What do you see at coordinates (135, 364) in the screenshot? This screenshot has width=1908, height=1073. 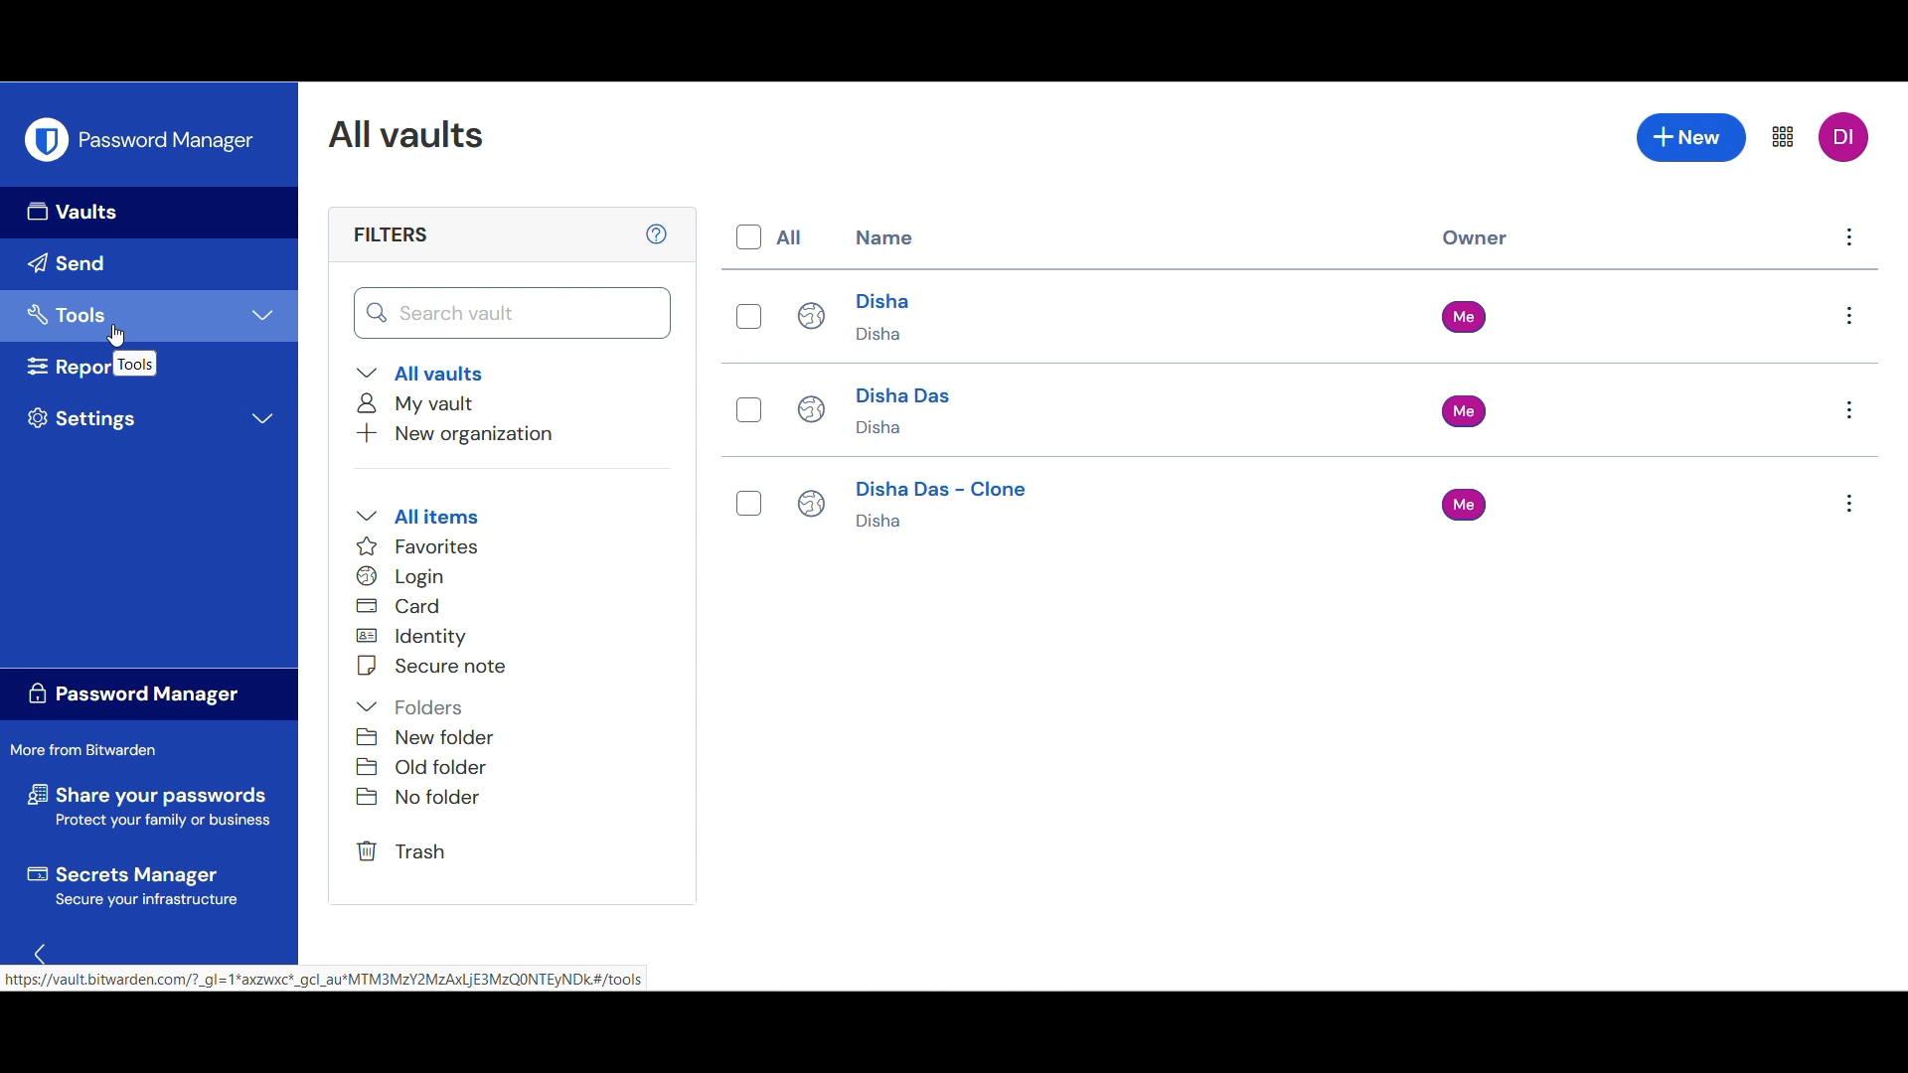 I see `Tools - description if current selection` at bounding box center [135, 364].